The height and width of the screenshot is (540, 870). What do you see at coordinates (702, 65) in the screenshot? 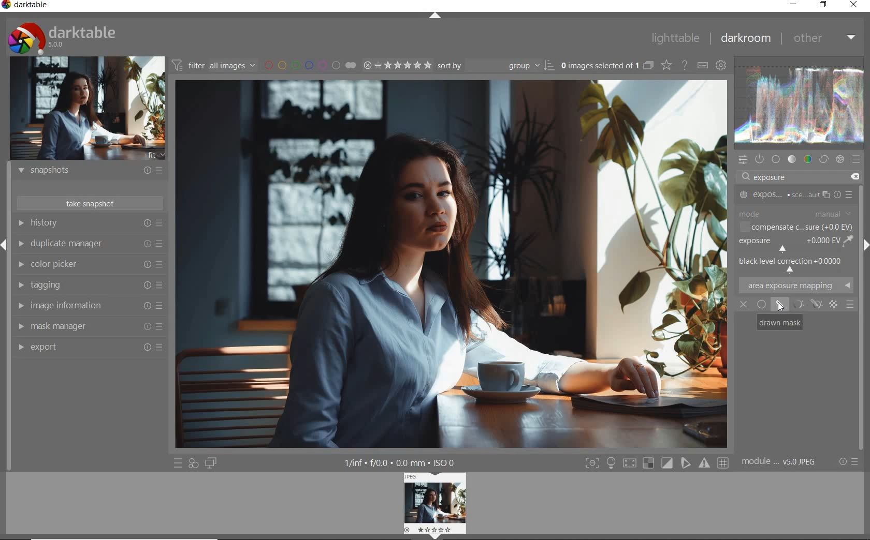
I see `set keyboard shortcuts` at bounding box center [702, 65].